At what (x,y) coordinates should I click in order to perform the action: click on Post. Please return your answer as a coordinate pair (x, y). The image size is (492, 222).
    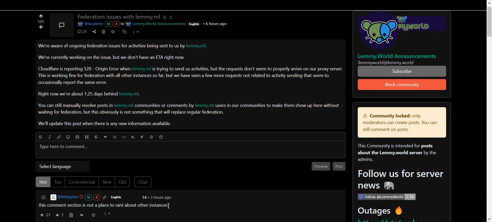
    Looking at the image, I should click on (339, 166).